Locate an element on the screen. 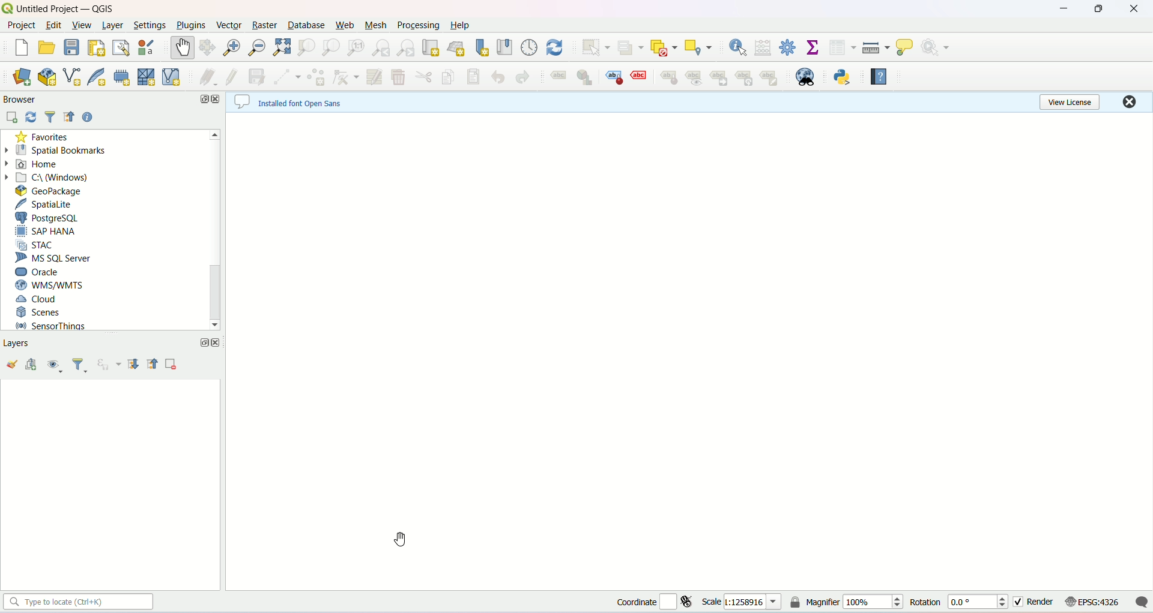  select features by value is located at coordinates (632, 47).